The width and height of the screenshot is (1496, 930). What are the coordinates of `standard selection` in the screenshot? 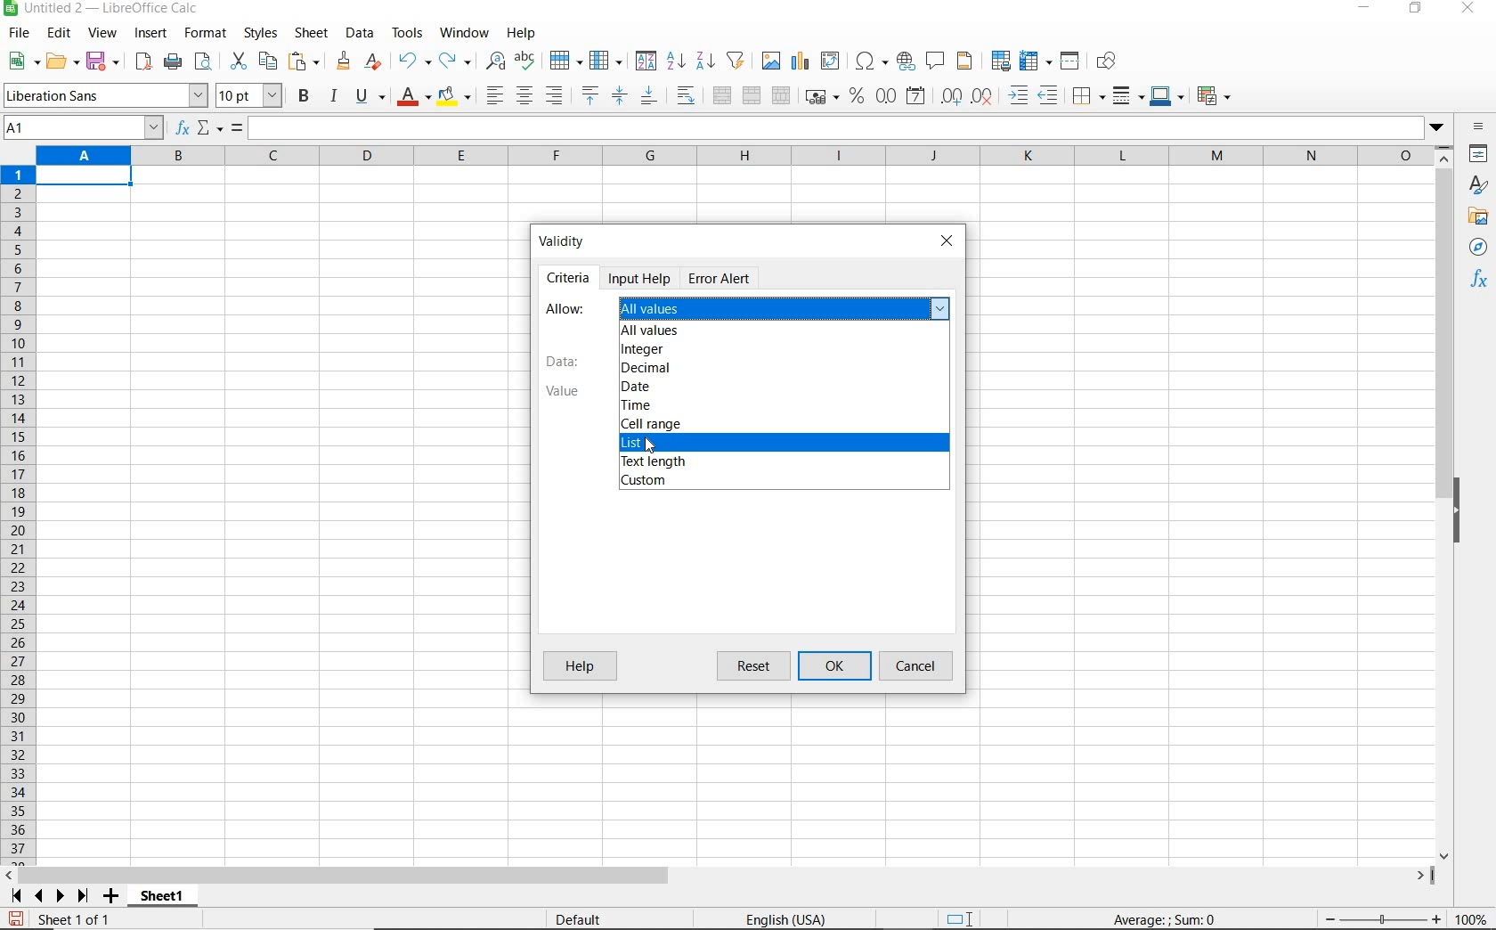 It's located at (961, 920).